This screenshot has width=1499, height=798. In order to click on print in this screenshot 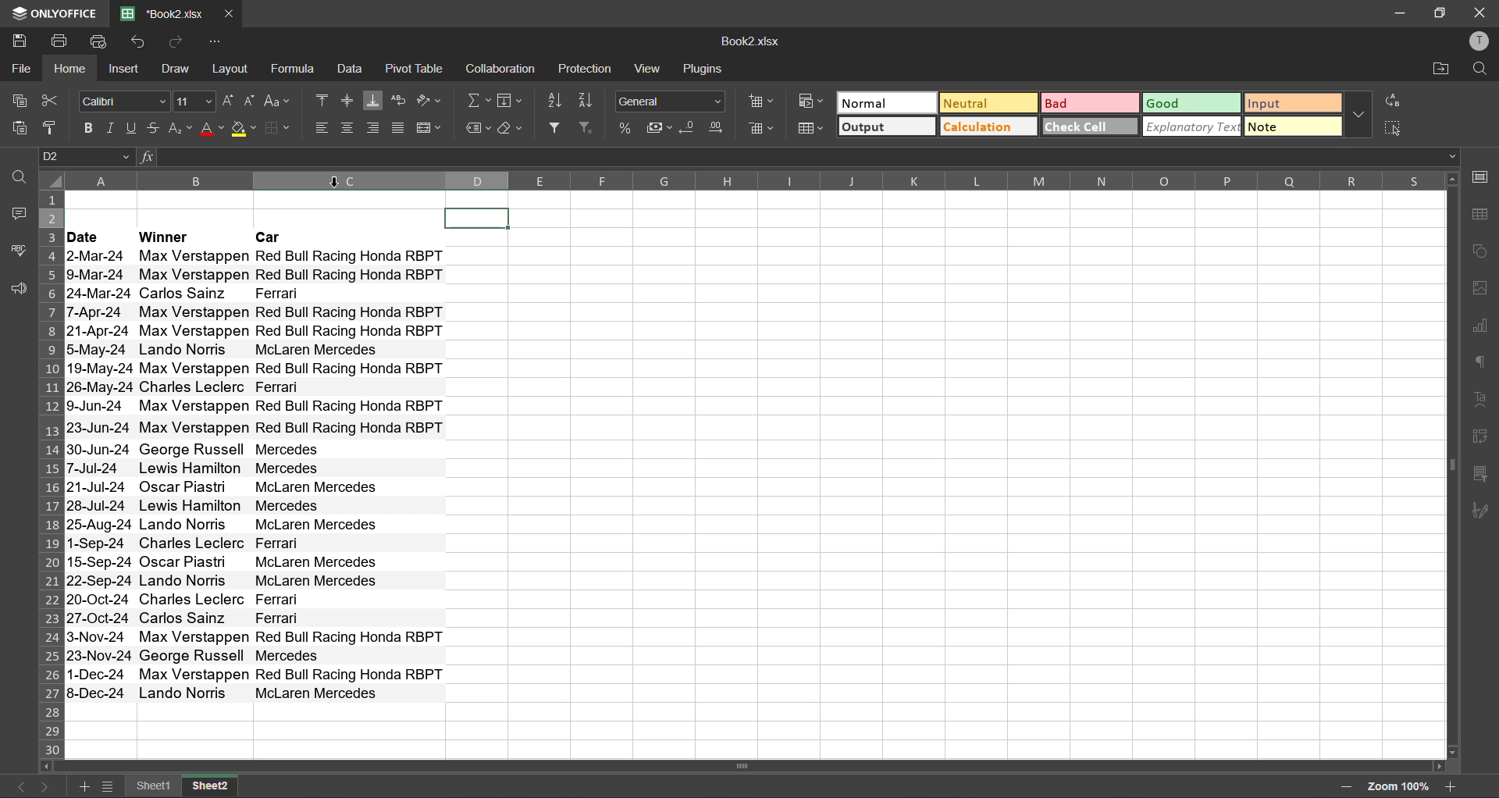, I will do `click(59, 41)`.